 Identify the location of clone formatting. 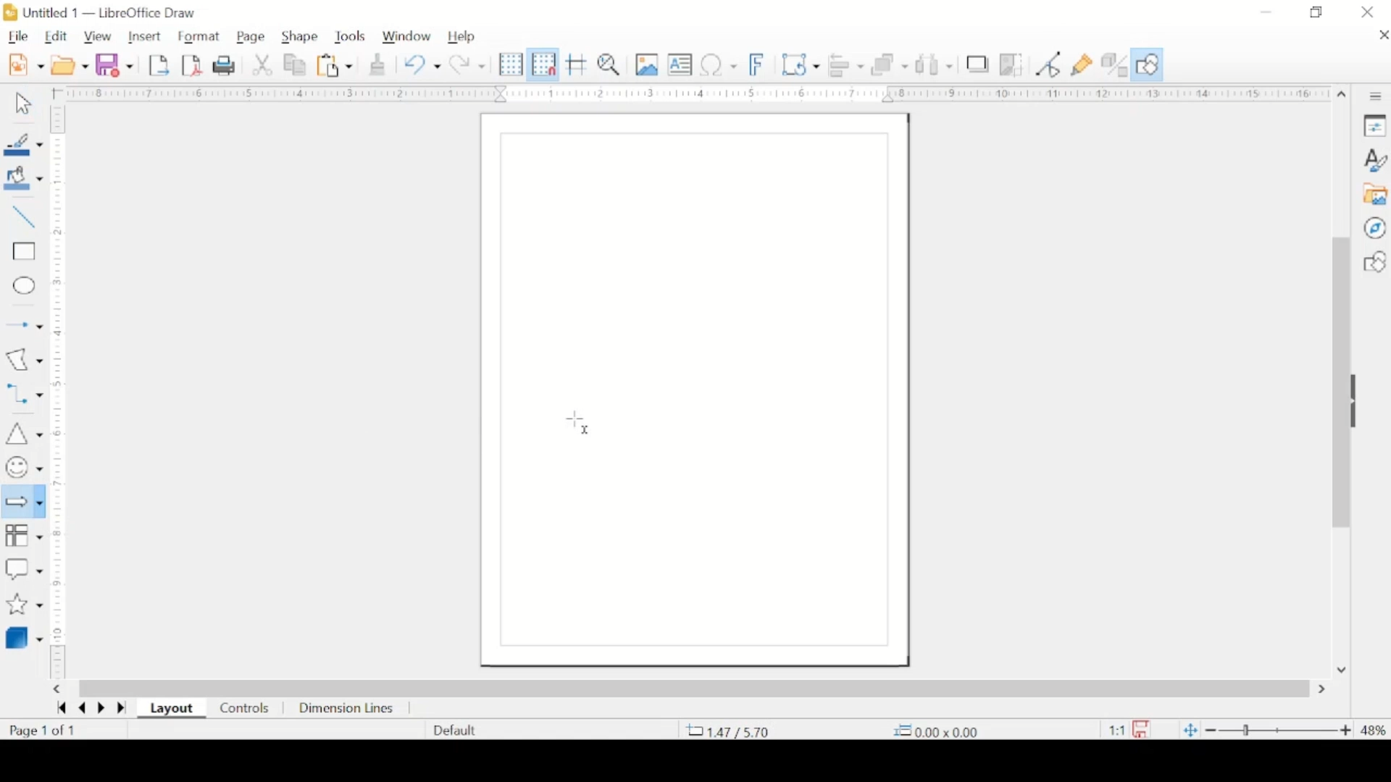
(377, 64).